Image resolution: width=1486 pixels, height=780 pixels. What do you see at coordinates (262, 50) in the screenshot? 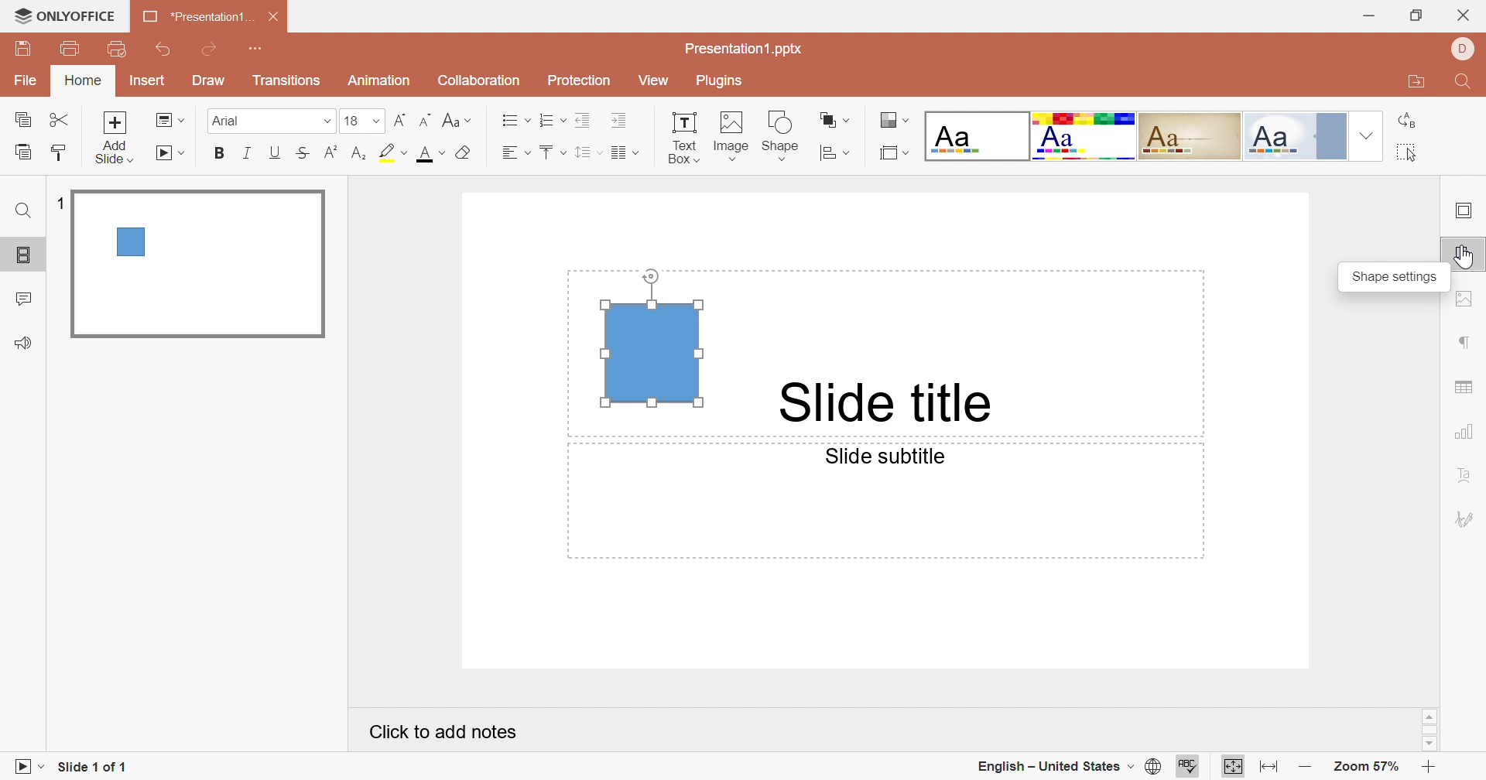
I see `Customize Quick Access Toolbar` at bounding box center [262, 50].